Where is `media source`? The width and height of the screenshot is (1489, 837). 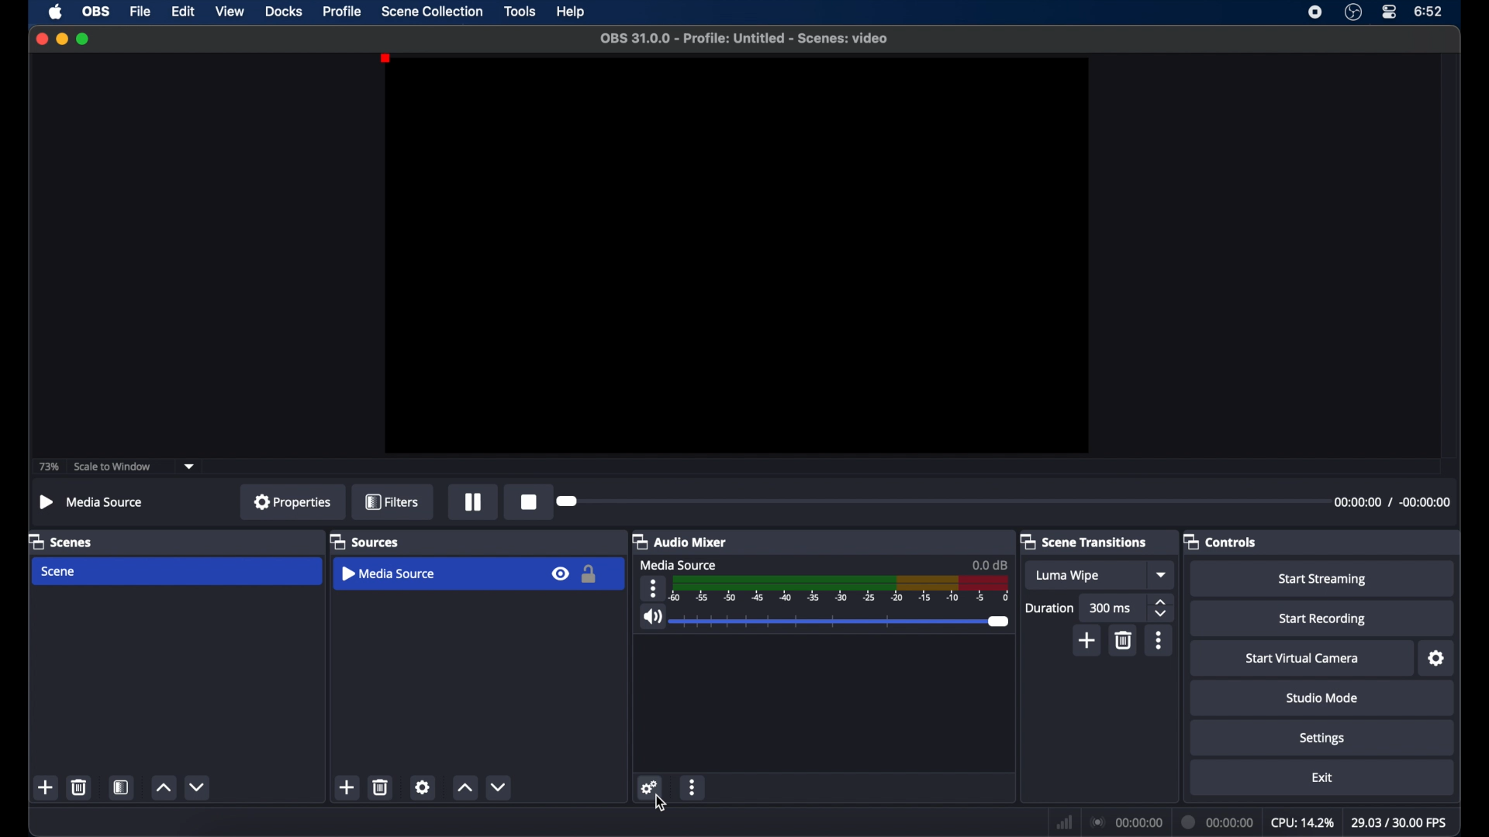 media source is located at coordinates (390, 574).